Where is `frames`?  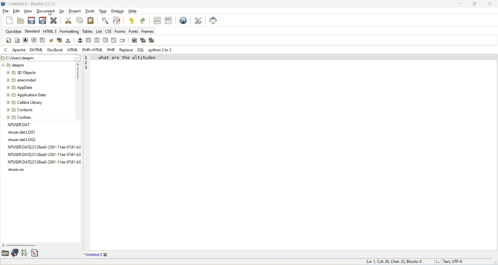
frames is located at coordinates (148, 31).